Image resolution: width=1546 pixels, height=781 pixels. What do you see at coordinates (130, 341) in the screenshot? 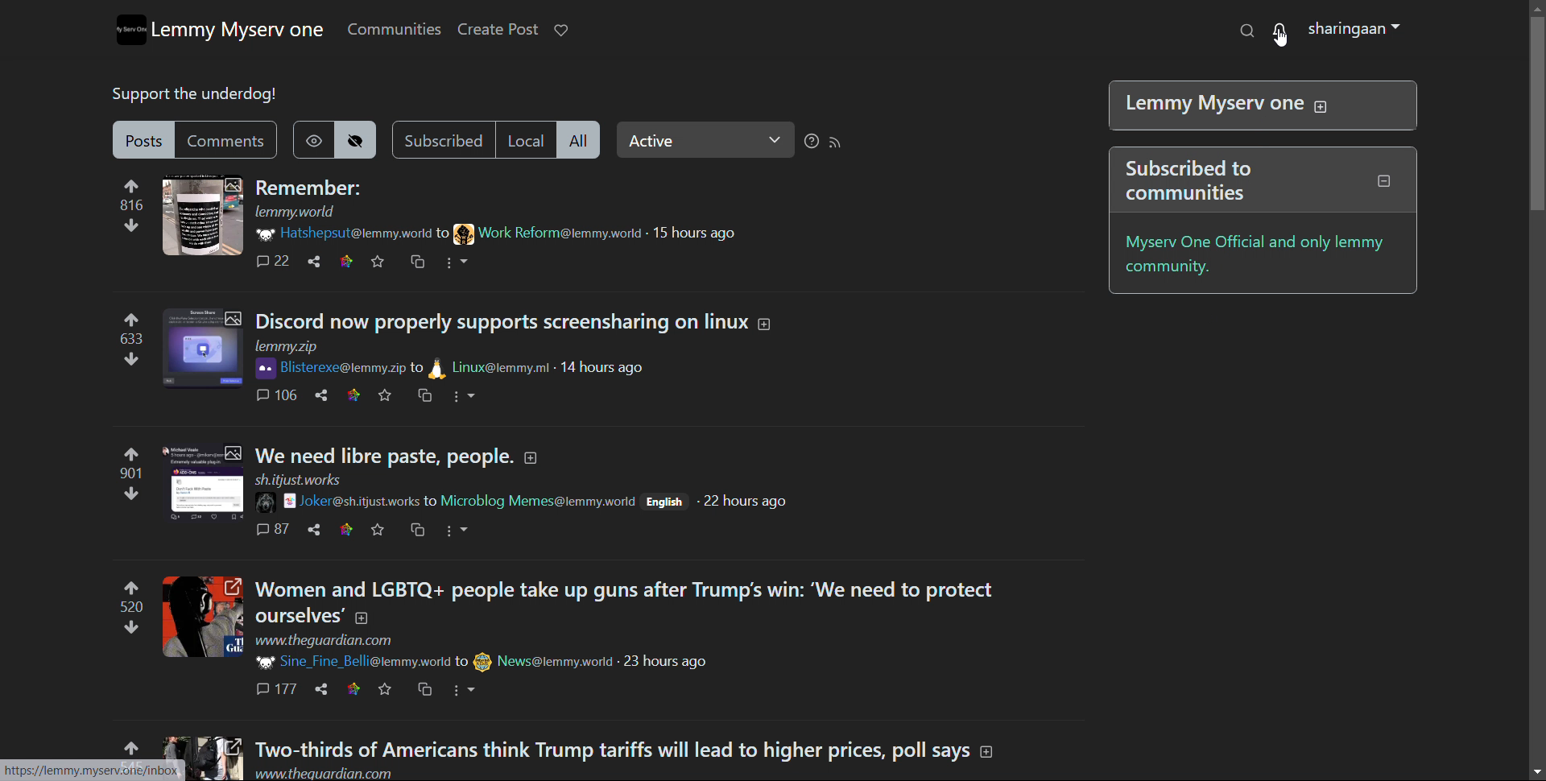
I see `upvotes & downvotes` at bounding box center [130, 341].